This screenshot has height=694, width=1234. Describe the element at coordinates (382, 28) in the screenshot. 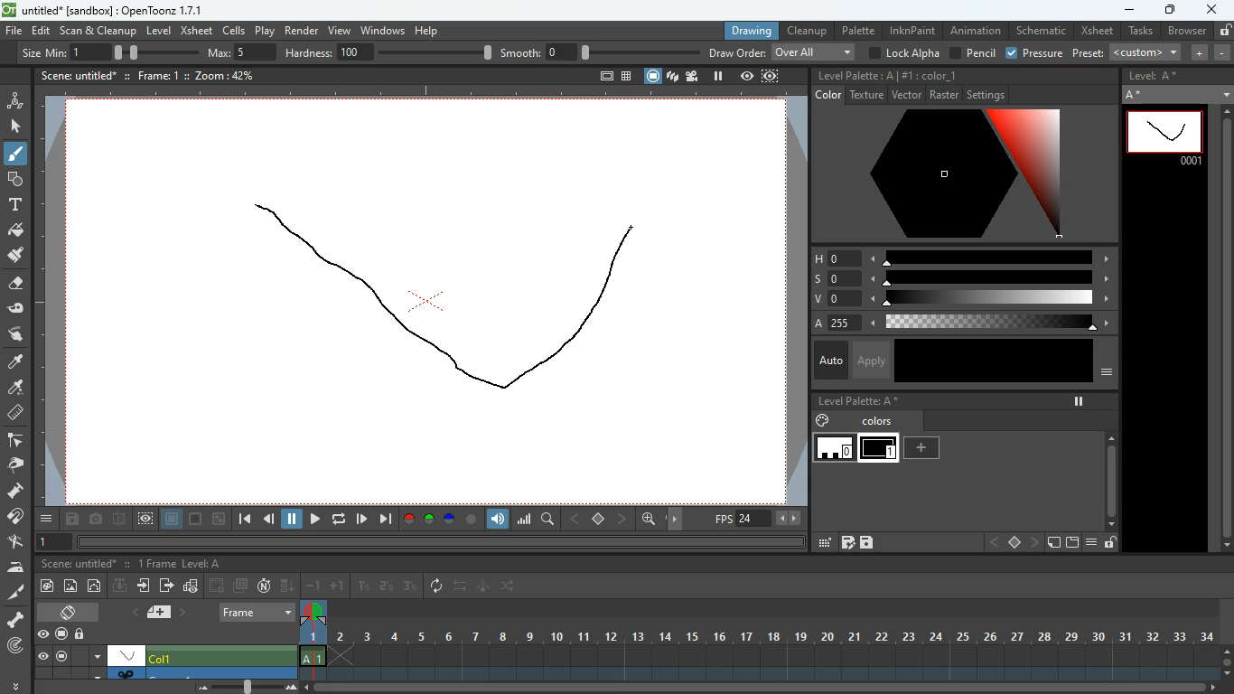

I see `windows` at that location.